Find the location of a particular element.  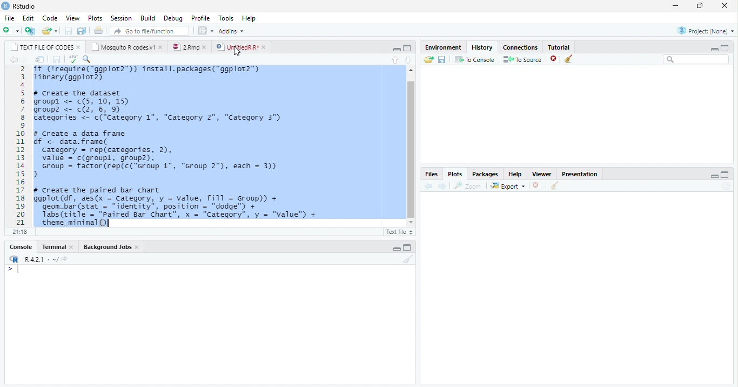

go to previous section is located at coordinates (394, 60).